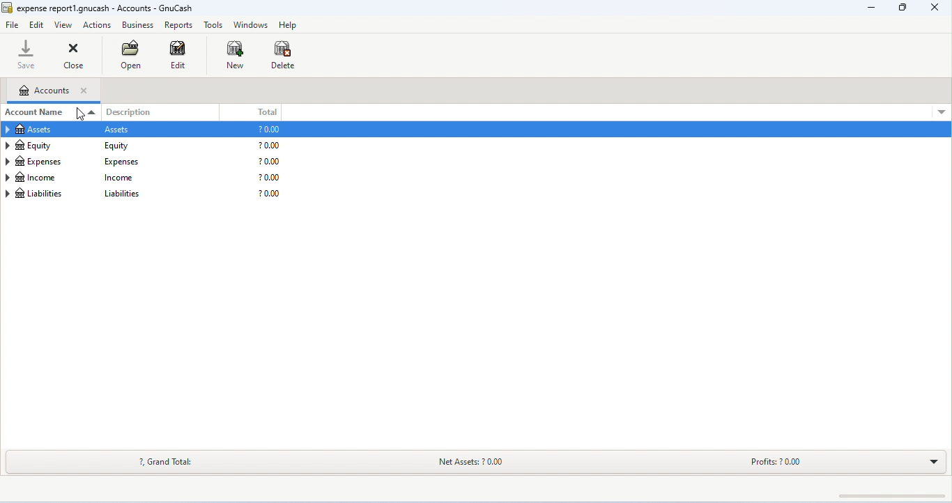  What do you see at coordinates (779, 463) in the screenshot?
I see `profits` at bounding box center [779, 463].